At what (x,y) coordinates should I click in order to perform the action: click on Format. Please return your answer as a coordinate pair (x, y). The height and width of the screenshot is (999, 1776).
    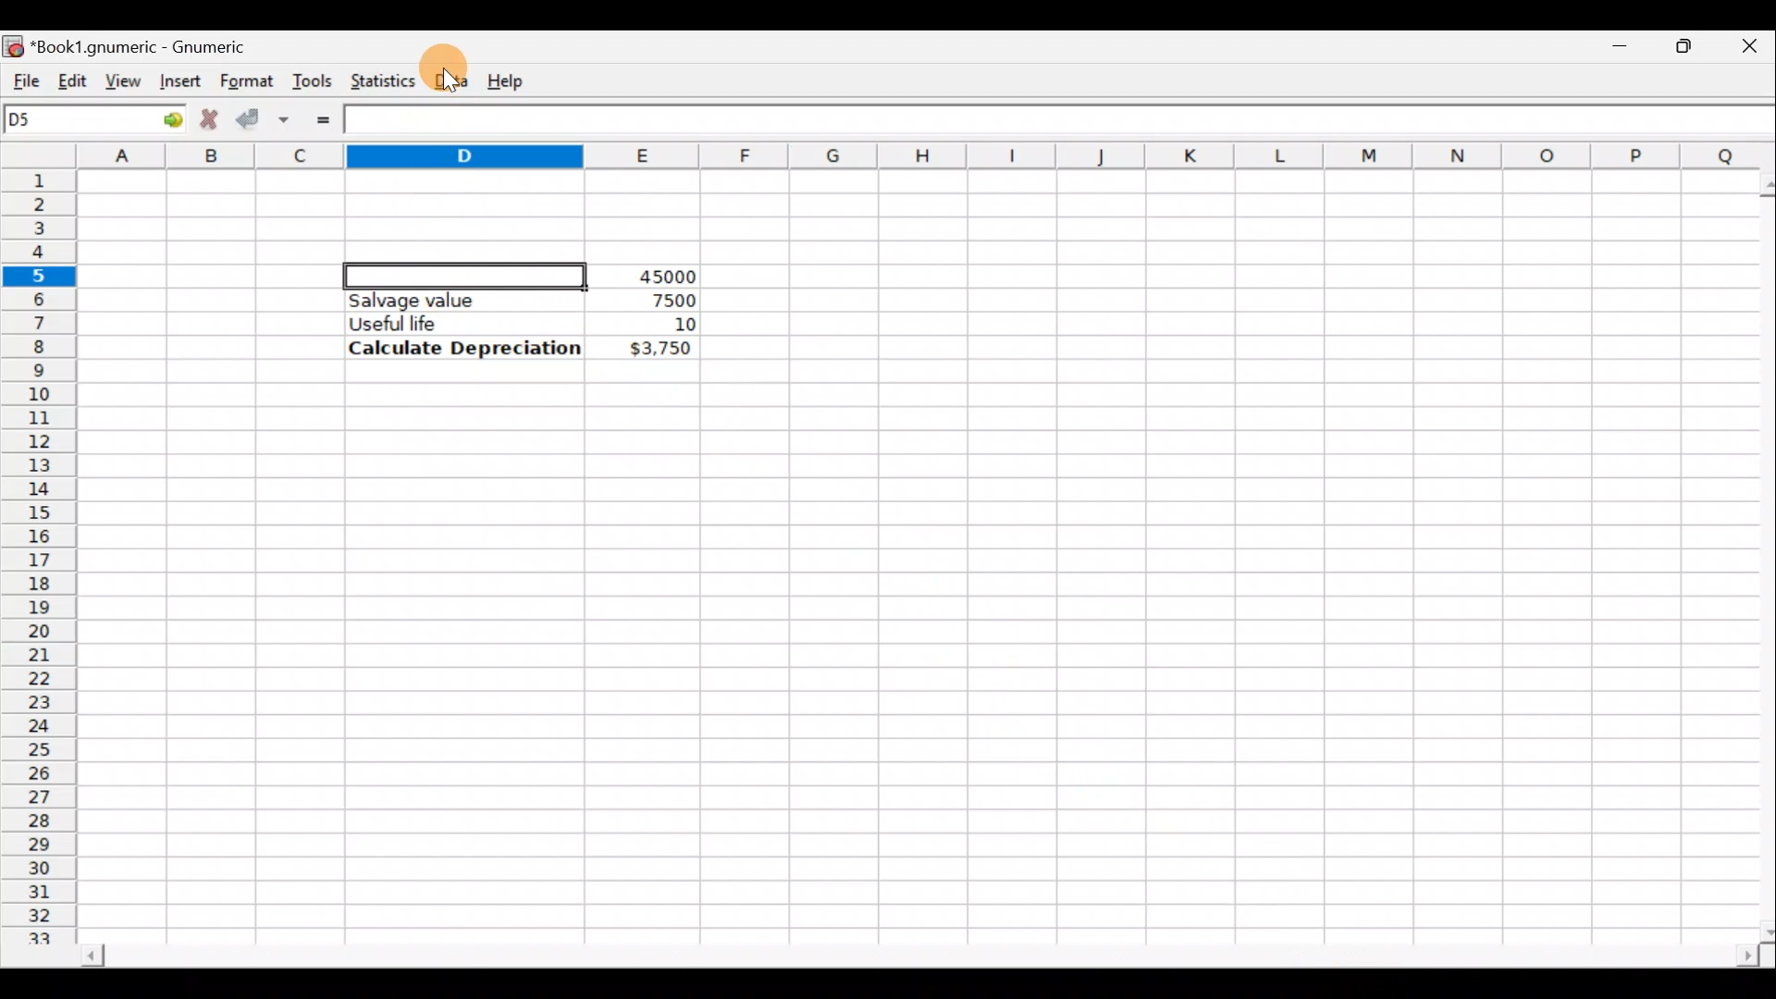
    Looking at the image, I should click on (245, 81).